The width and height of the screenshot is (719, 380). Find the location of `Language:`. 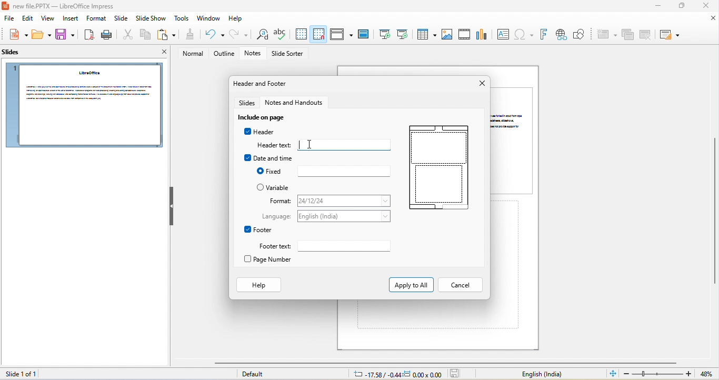

Language: is located at coordinates (277, 217).